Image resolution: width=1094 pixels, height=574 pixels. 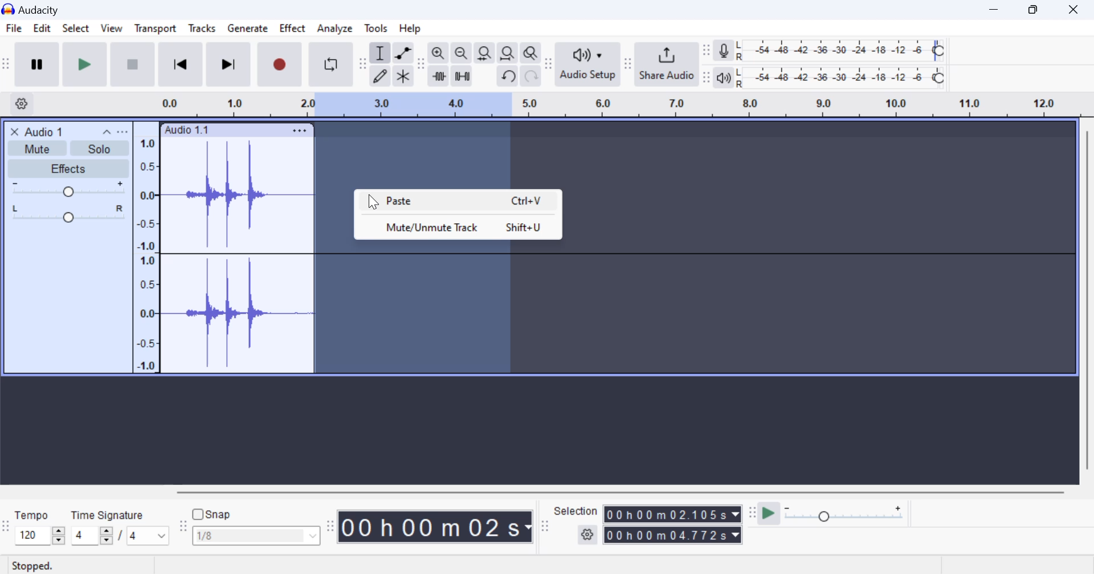 I want to click on Effect, so click(x=293, y=30).